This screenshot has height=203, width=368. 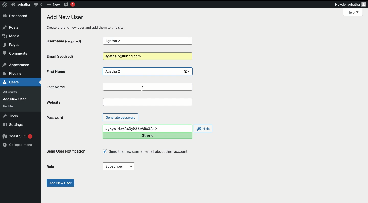 I want to click on Logo, so click(x=4, y=5).